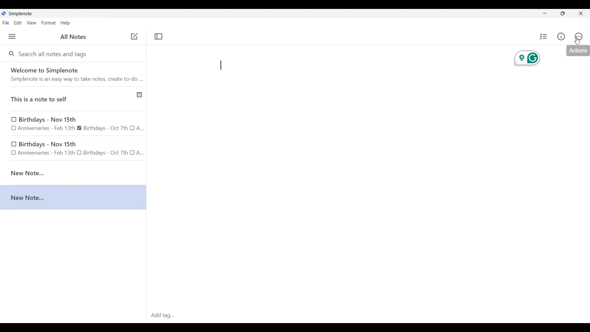 Image resolution: width=590 pixels, height=332 pixels. I want to click on Click to type in tags, so click(368, 316).